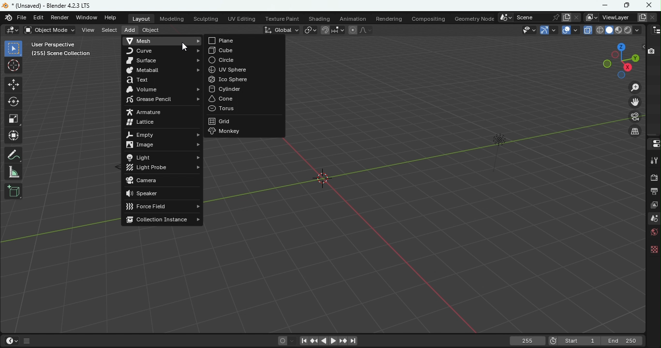 Image resolution: width=661 pixels, height=348 pixels. What do you see at coordinates (281, 18) in the screenshot?
I see `Texture paint` at bounding box center [281, 18].